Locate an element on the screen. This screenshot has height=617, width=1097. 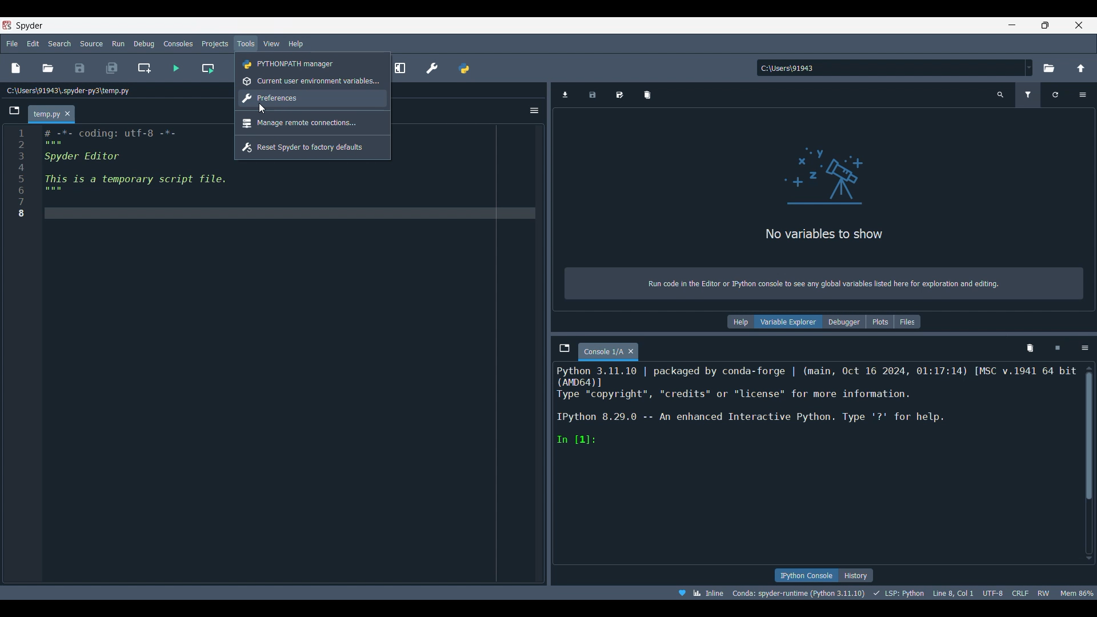
Close interface is located at coordinates (1079, 25).